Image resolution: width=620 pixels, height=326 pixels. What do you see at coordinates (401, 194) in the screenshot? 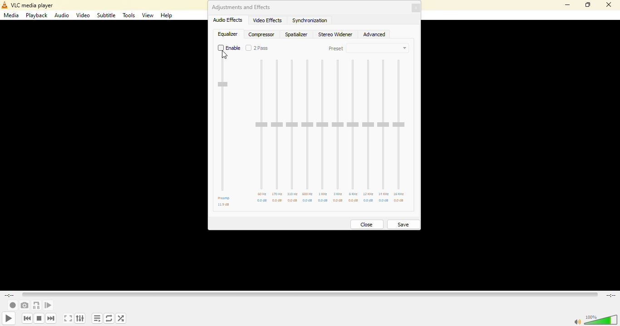
I see `16 khz` at bounding box center [401, 194].